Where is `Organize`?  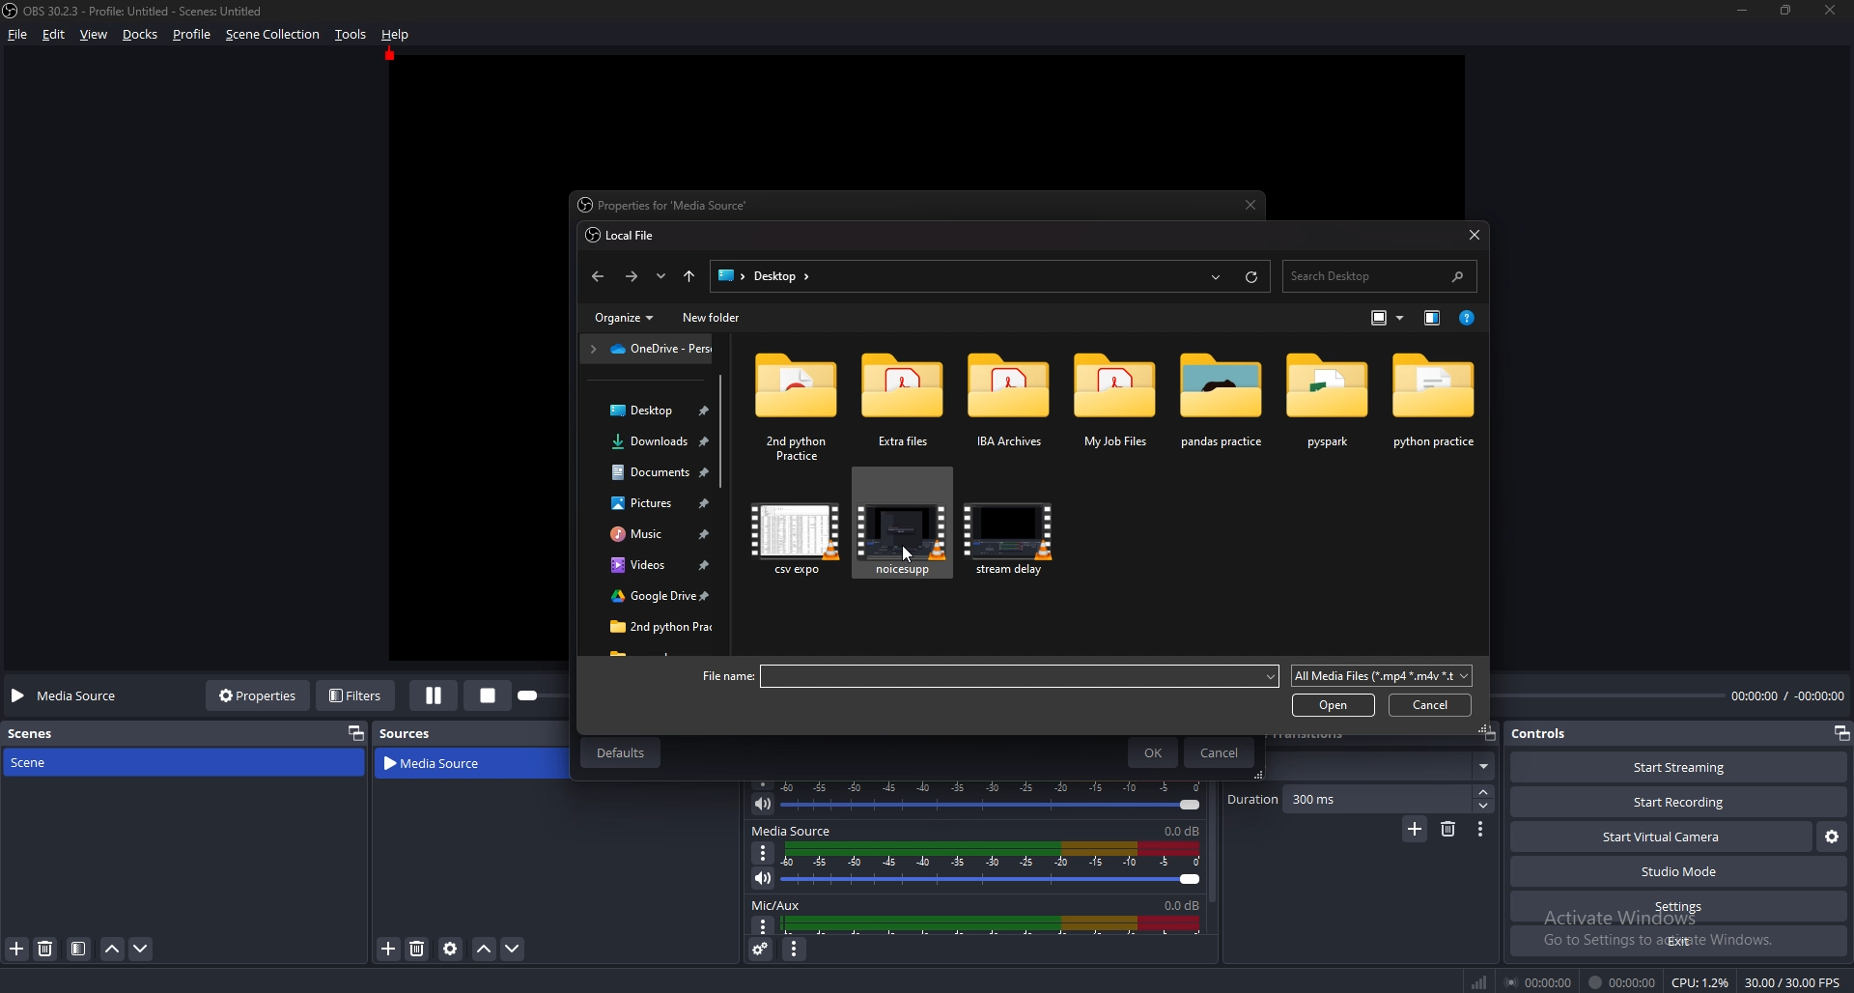
Organize is located at coordinates (629, 318).